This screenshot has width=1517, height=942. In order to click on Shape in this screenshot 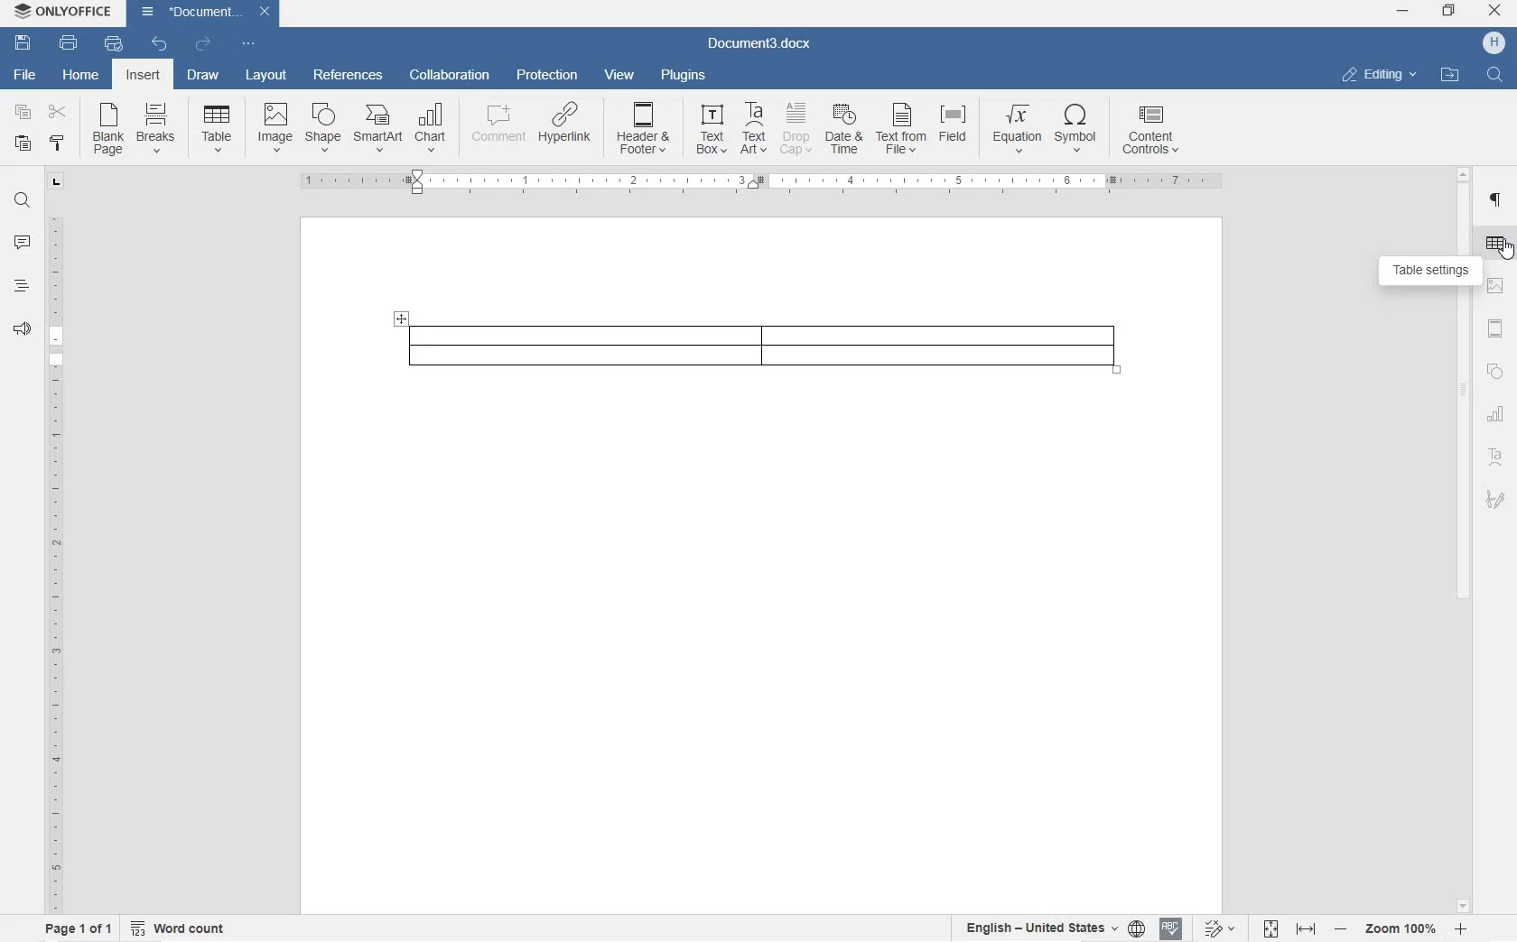, I will do `click(322, 127)`.